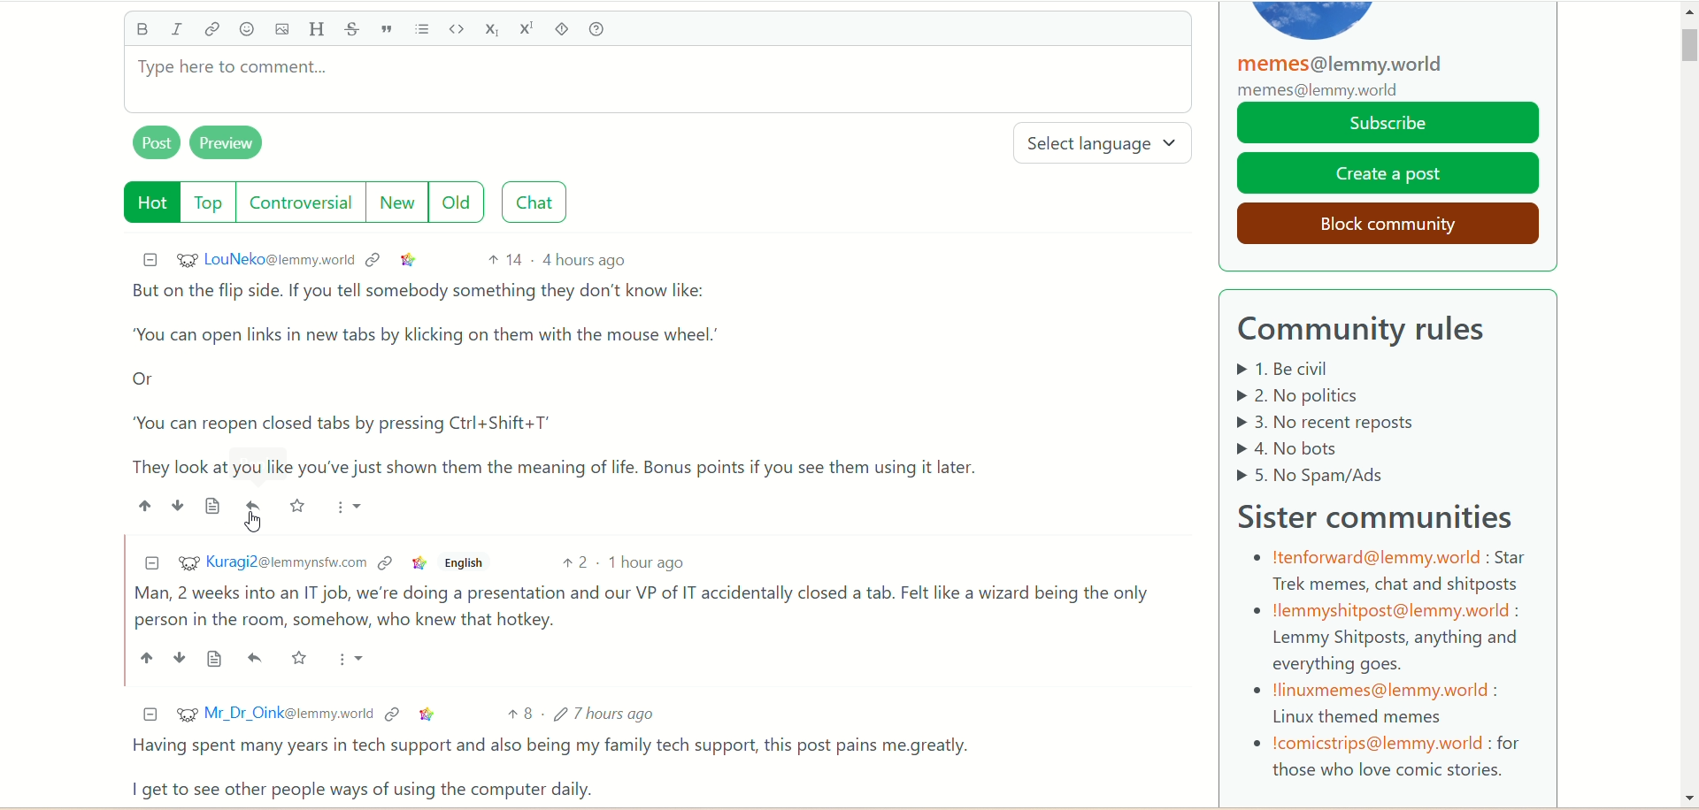 This screenshot has width=1699, height=810. Describe the element at coordinates (519, 714) in the screenshot. I see `8 votes up` at that location.